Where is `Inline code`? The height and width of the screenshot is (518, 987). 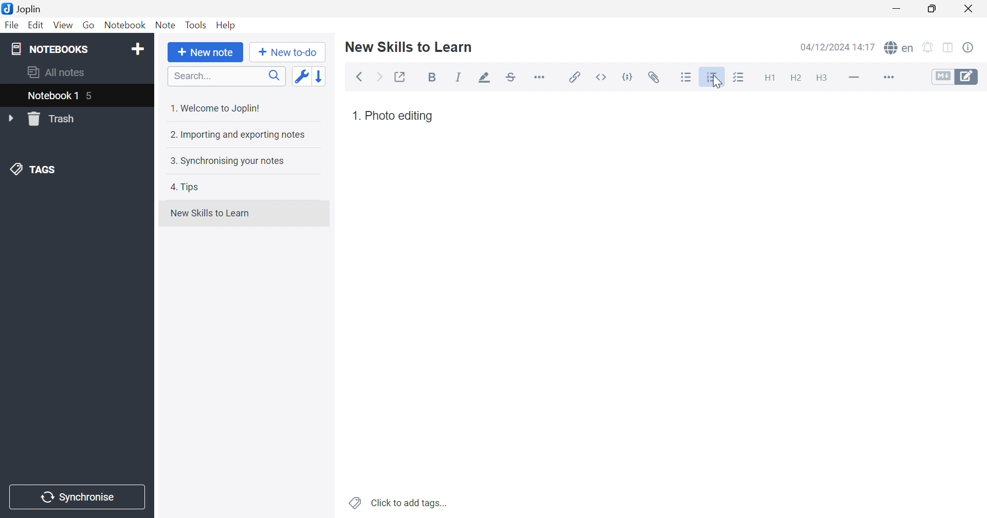
Inline code is located at coordinates (603, 77).